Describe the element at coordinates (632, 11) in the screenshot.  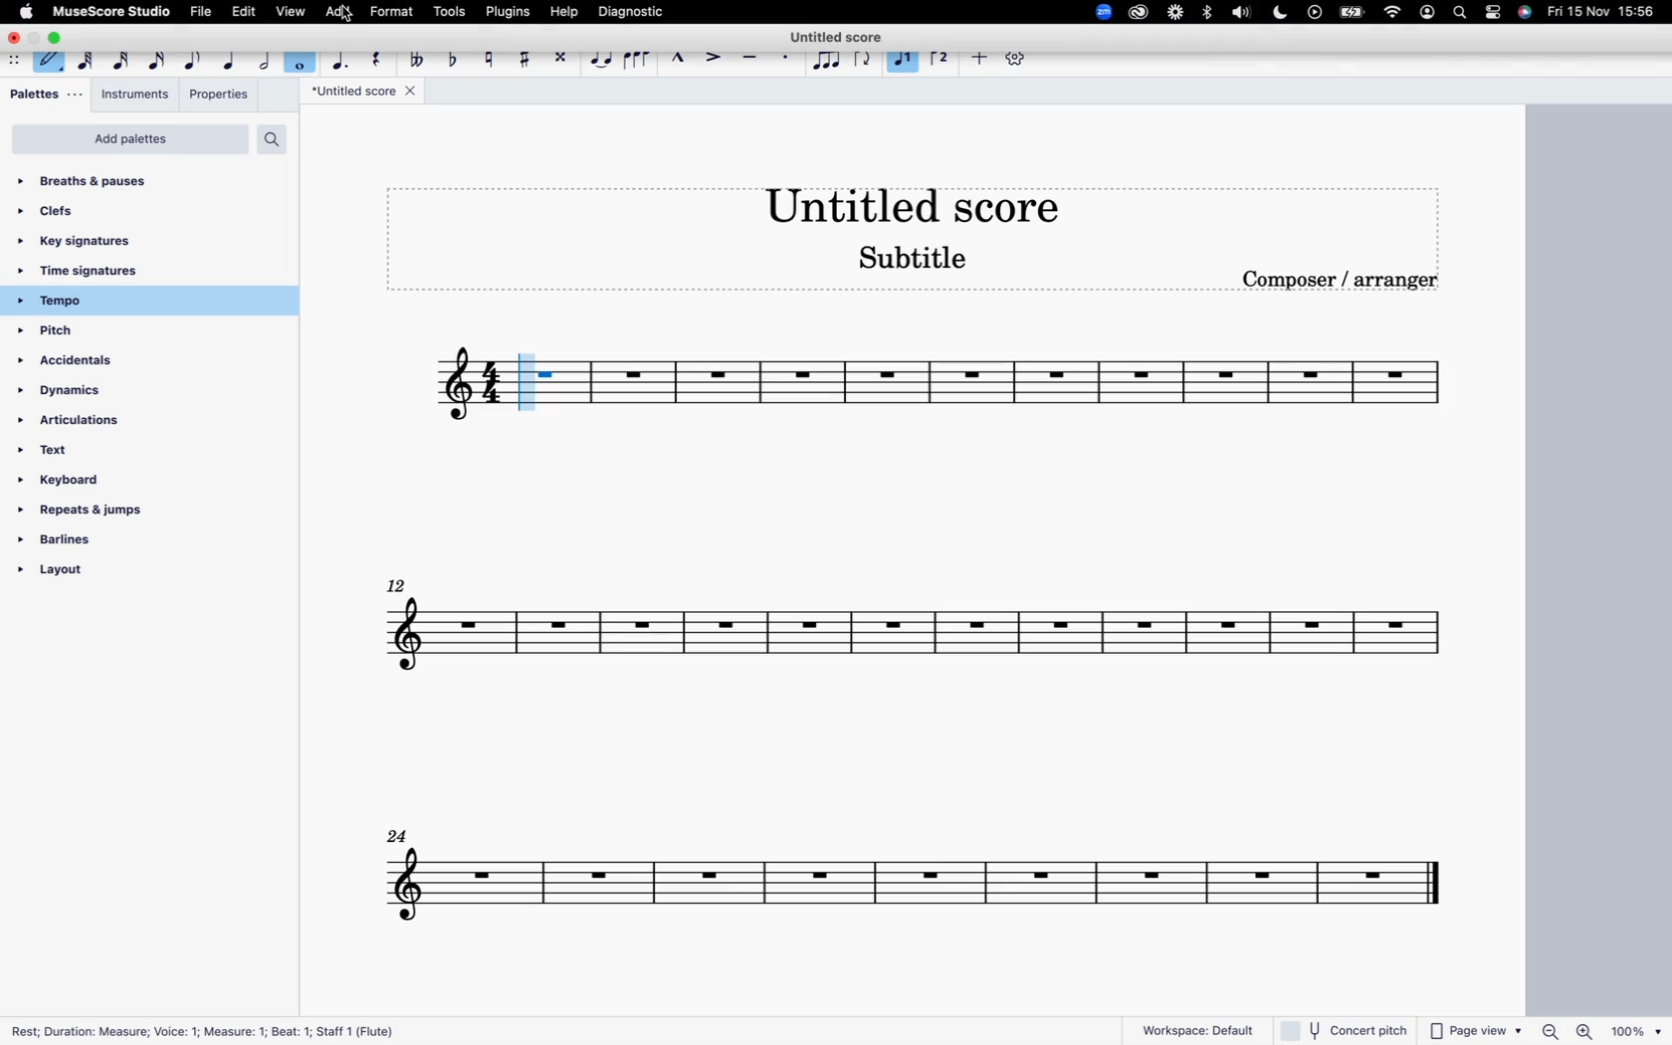
I see `diagnostic` at that location.